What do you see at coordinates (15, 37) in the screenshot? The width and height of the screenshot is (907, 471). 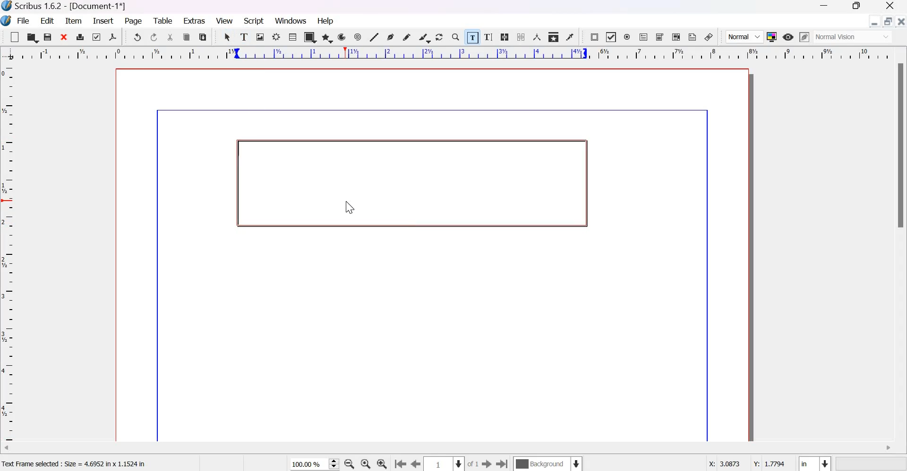 I see `new` at bounding box center [15, 37].